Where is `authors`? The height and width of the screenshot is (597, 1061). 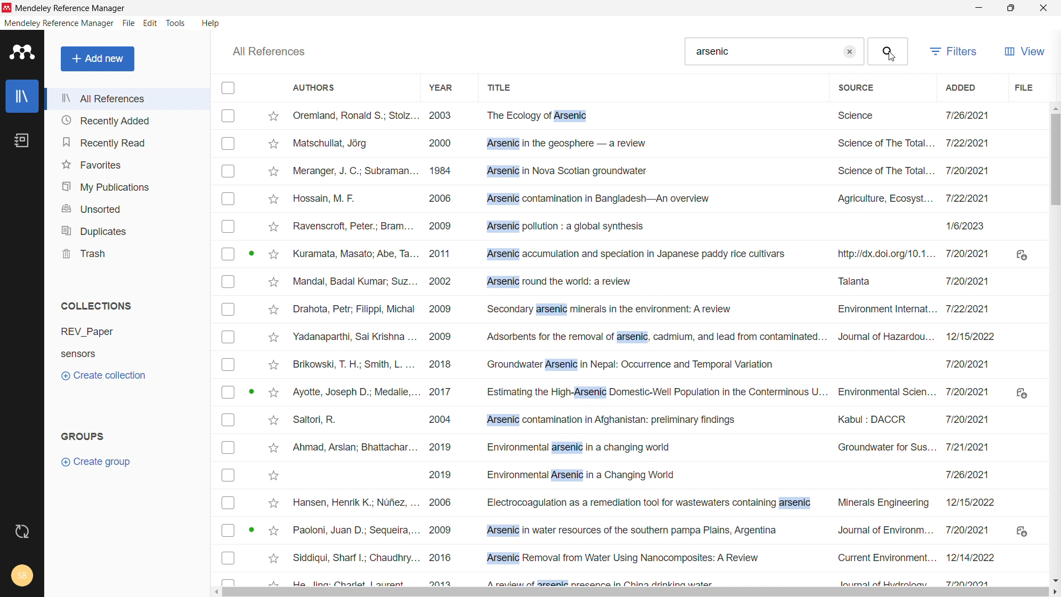 authors is located at coordinates (329, 88).